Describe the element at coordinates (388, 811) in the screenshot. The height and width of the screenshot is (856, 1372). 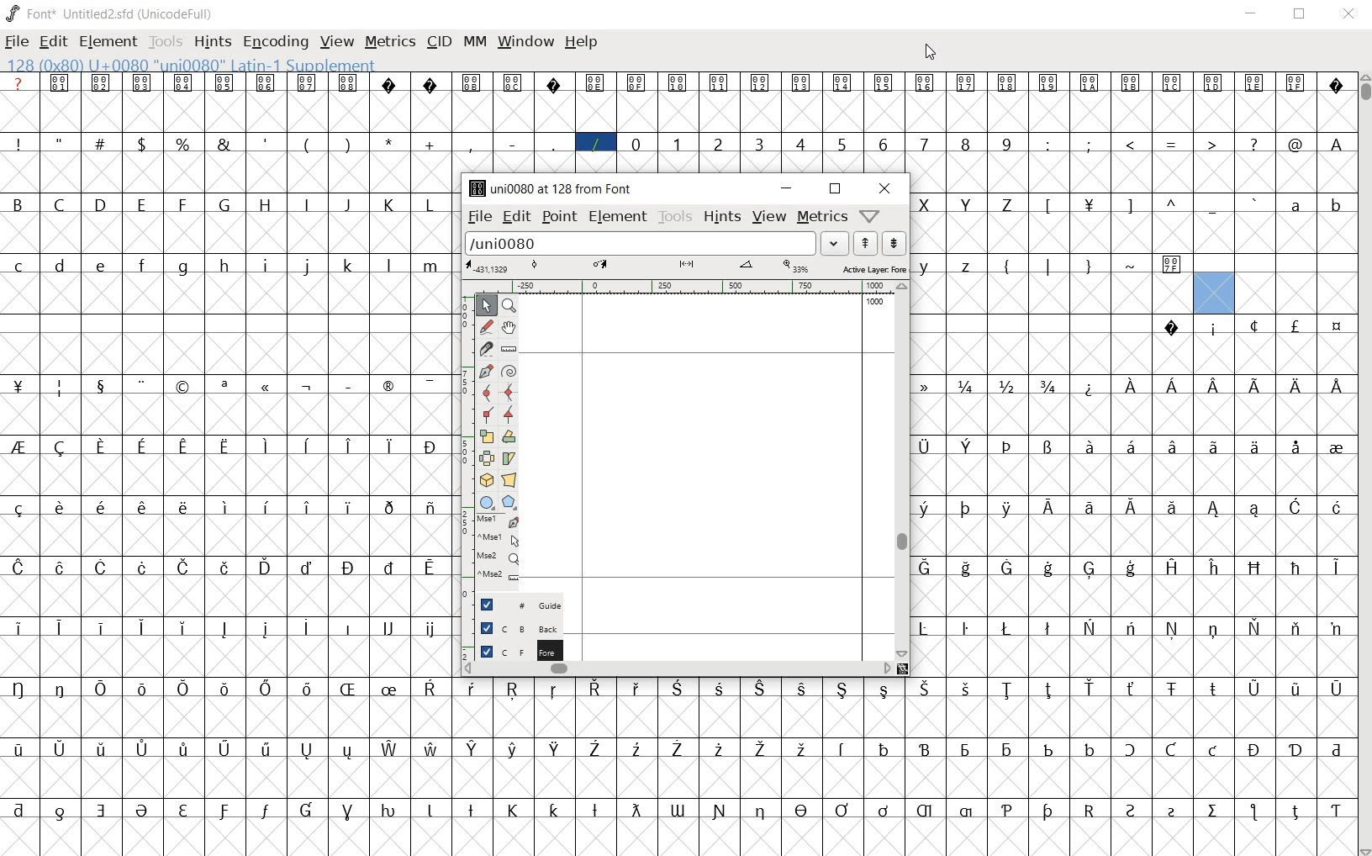
I see `glyph` at that location.